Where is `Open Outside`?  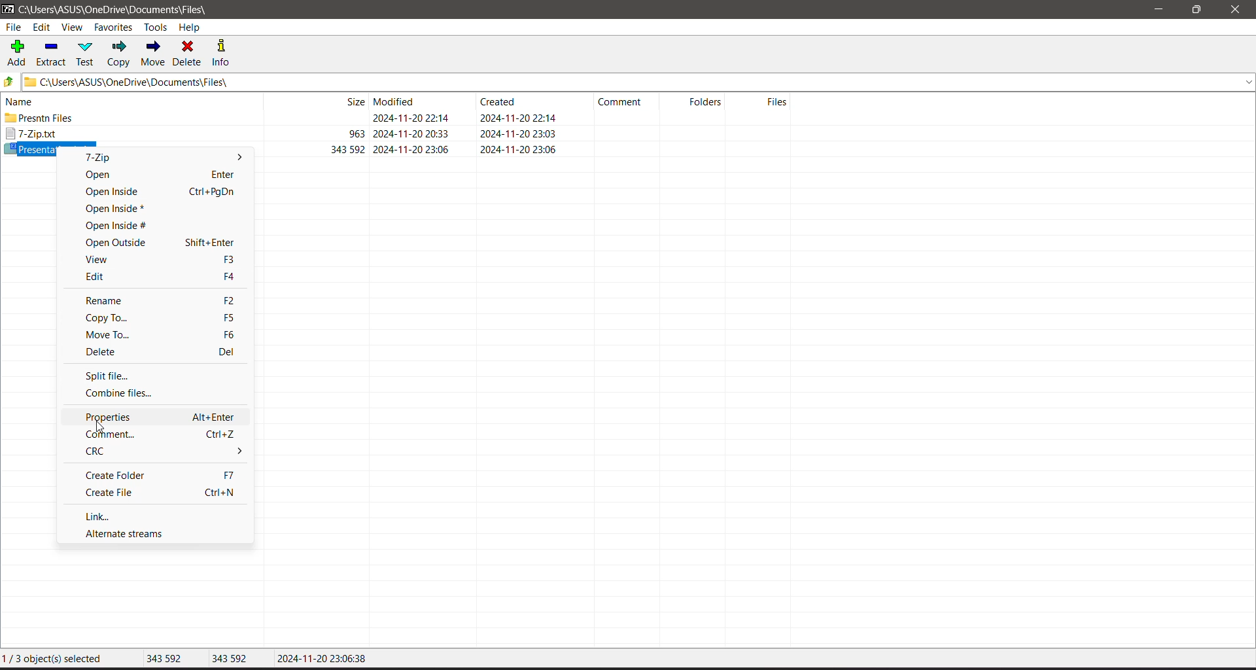
Open Outside is located at coordinates (158, 243).